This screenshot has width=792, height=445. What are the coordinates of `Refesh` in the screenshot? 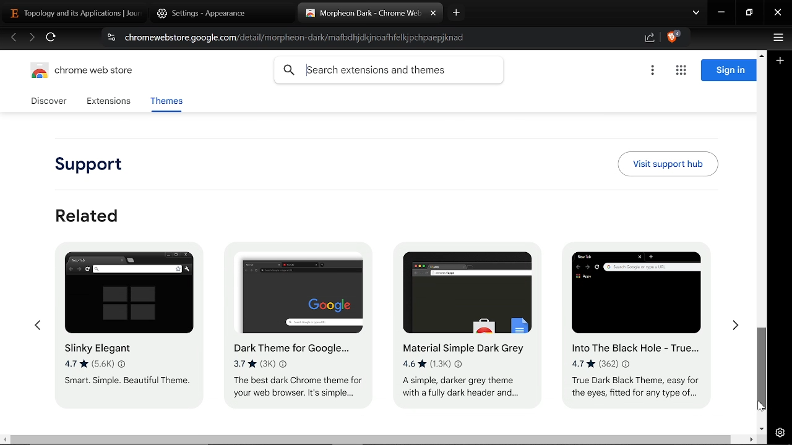 It's located at (51, 39).